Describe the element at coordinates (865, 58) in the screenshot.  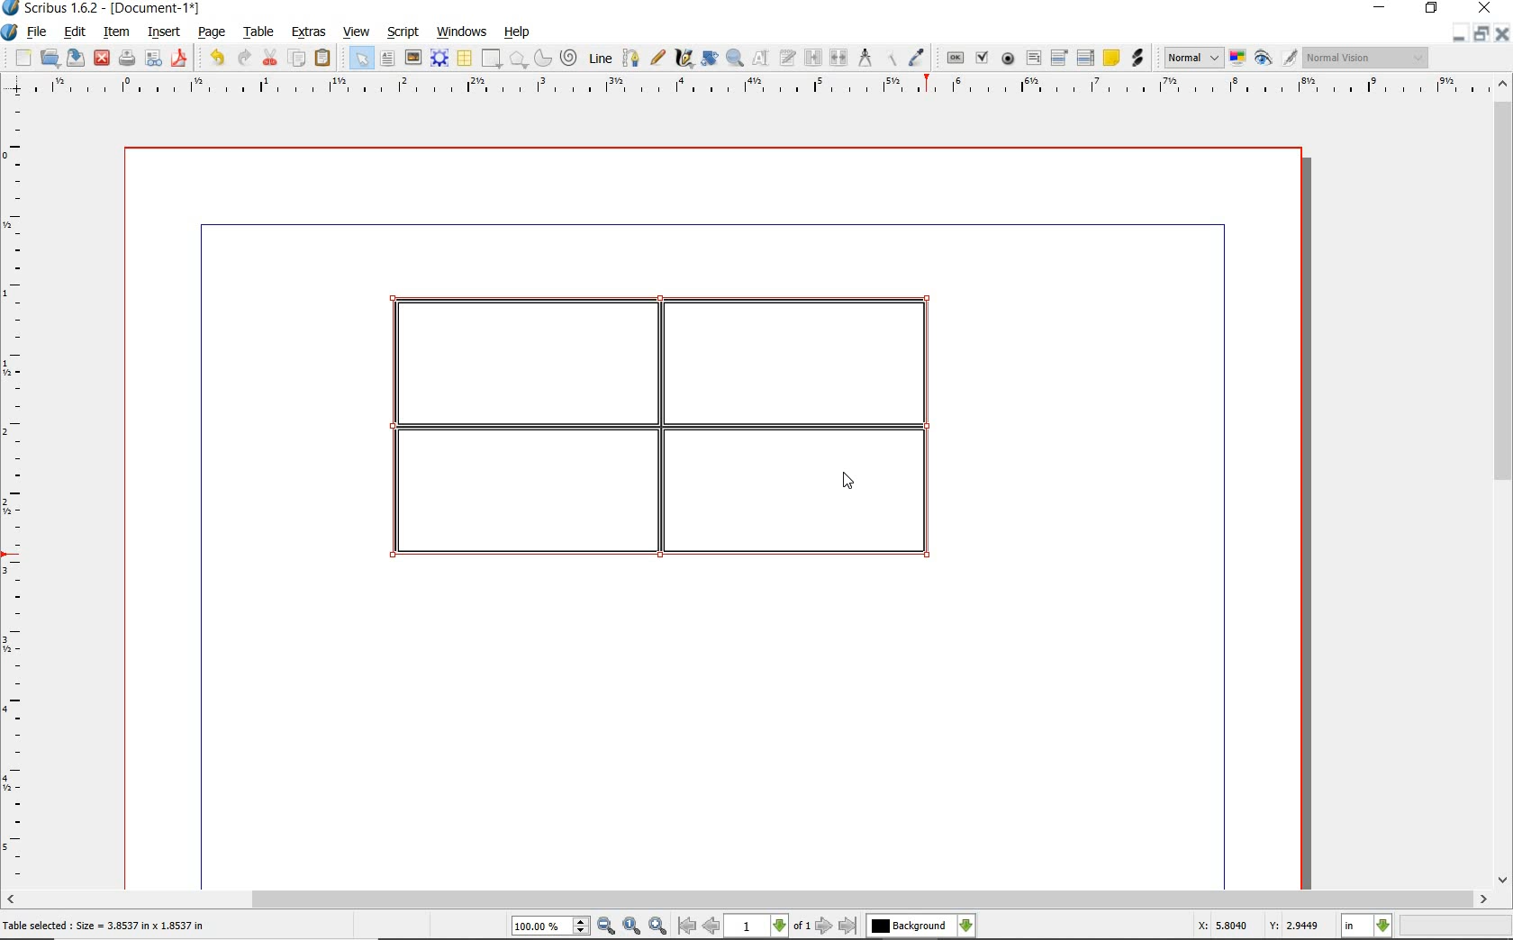
I see `measurements` at that location.